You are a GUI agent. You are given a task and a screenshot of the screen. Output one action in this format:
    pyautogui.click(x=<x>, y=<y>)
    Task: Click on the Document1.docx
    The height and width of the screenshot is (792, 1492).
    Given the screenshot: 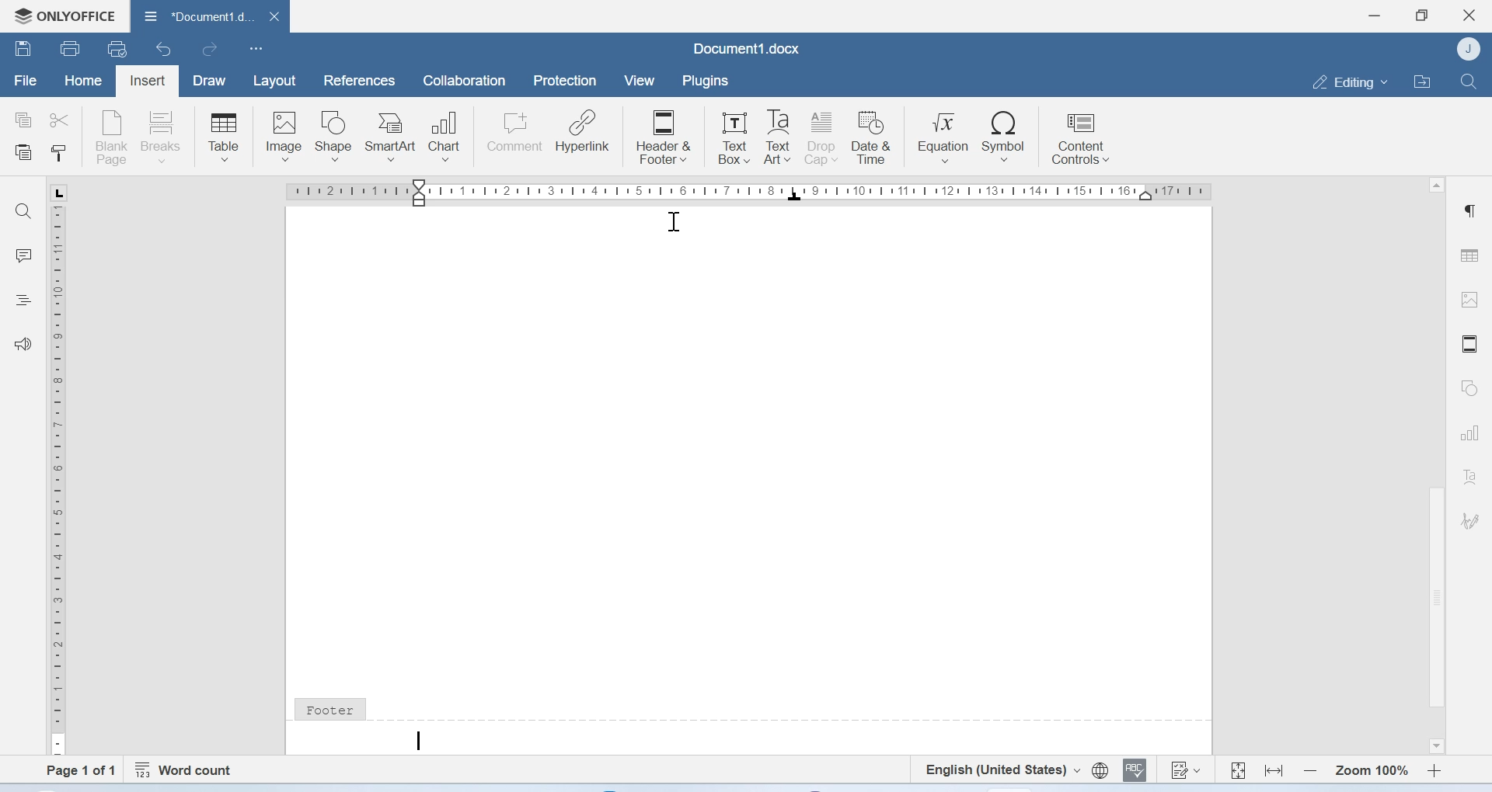 What is the action you would take?
    pyautogui.click(x=746, y=48)
    